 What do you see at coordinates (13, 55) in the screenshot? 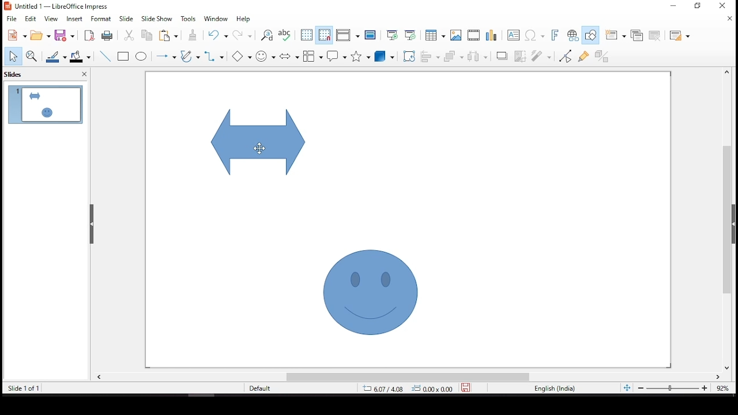
I see `select tool` at bounding box center [13, 55].